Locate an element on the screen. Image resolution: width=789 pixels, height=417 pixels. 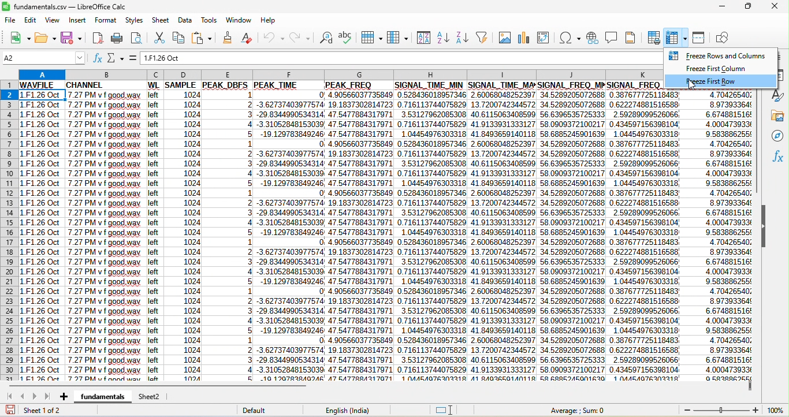
standard selection is located at coordinates (449, 408).